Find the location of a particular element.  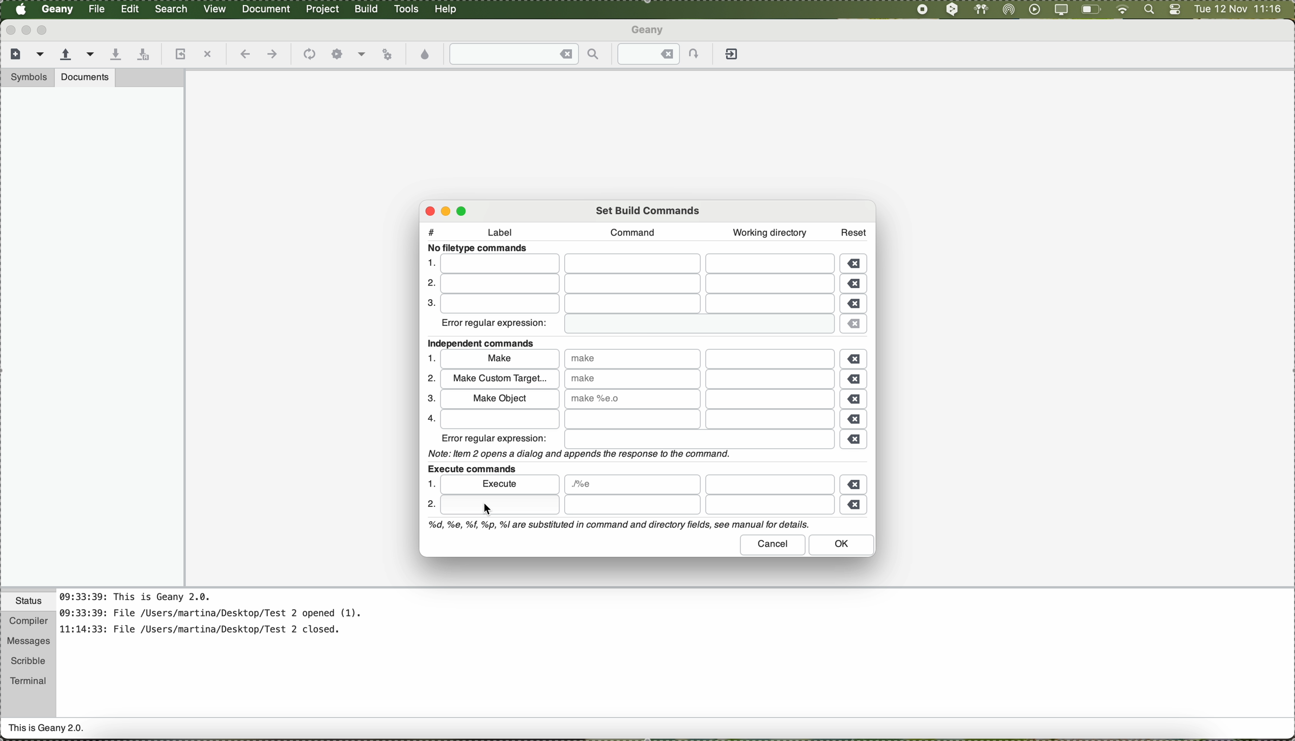

2 is located at coordinates (427, 284).